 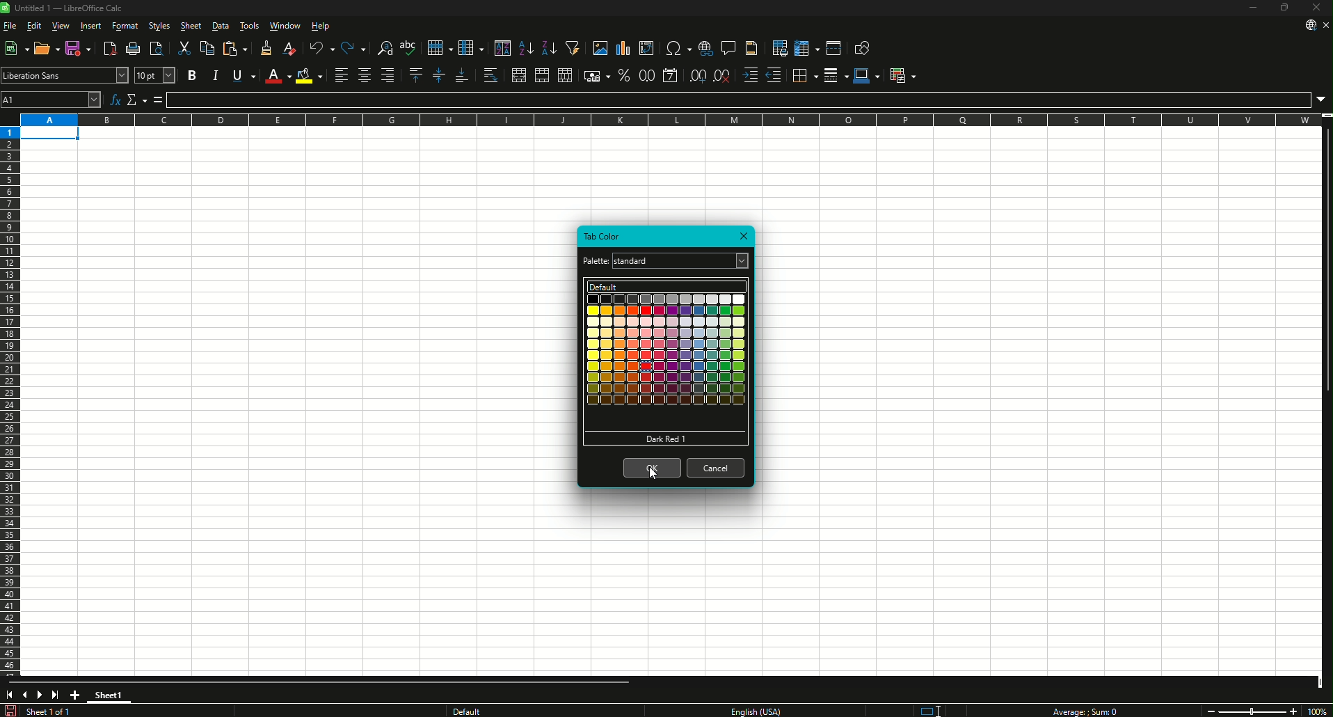 I want to click on Row, so click(x=440, y=48).